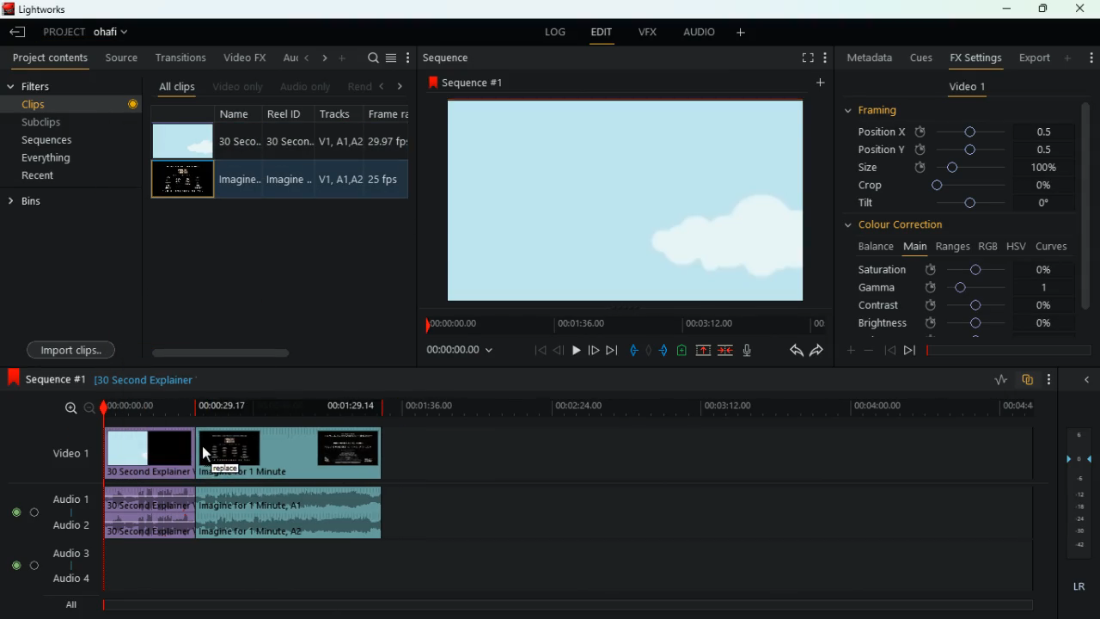 This screenshot has height=619, width=1100. What do you see at coordinates (36, 9) in the screenshot?
I see `lightworks` at bounding box center [36, 9].